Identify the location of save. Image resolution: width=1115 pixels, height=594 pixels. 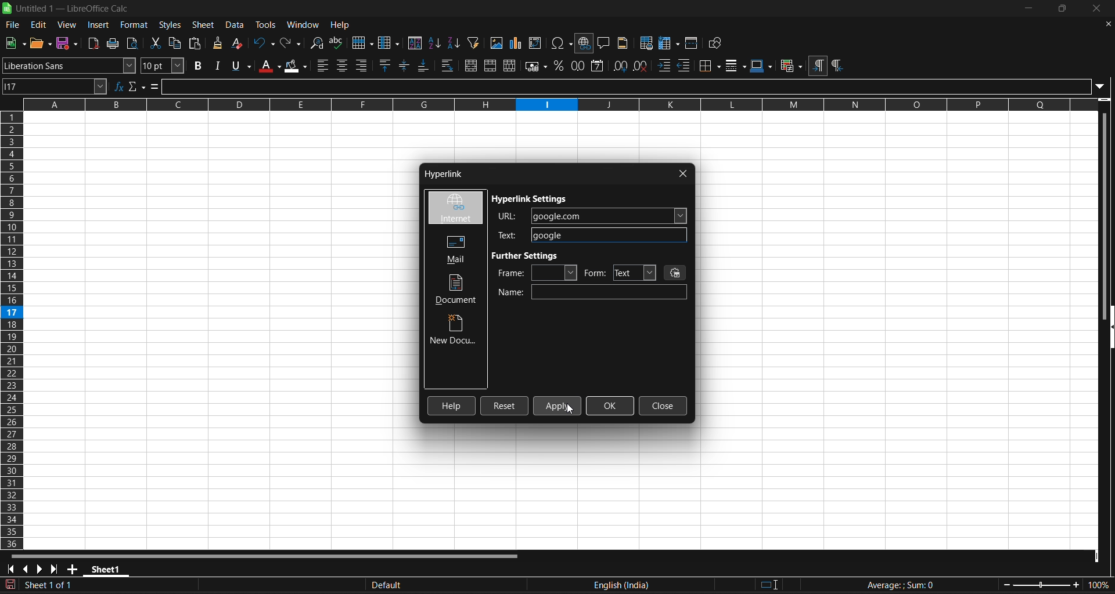
(15, 44).